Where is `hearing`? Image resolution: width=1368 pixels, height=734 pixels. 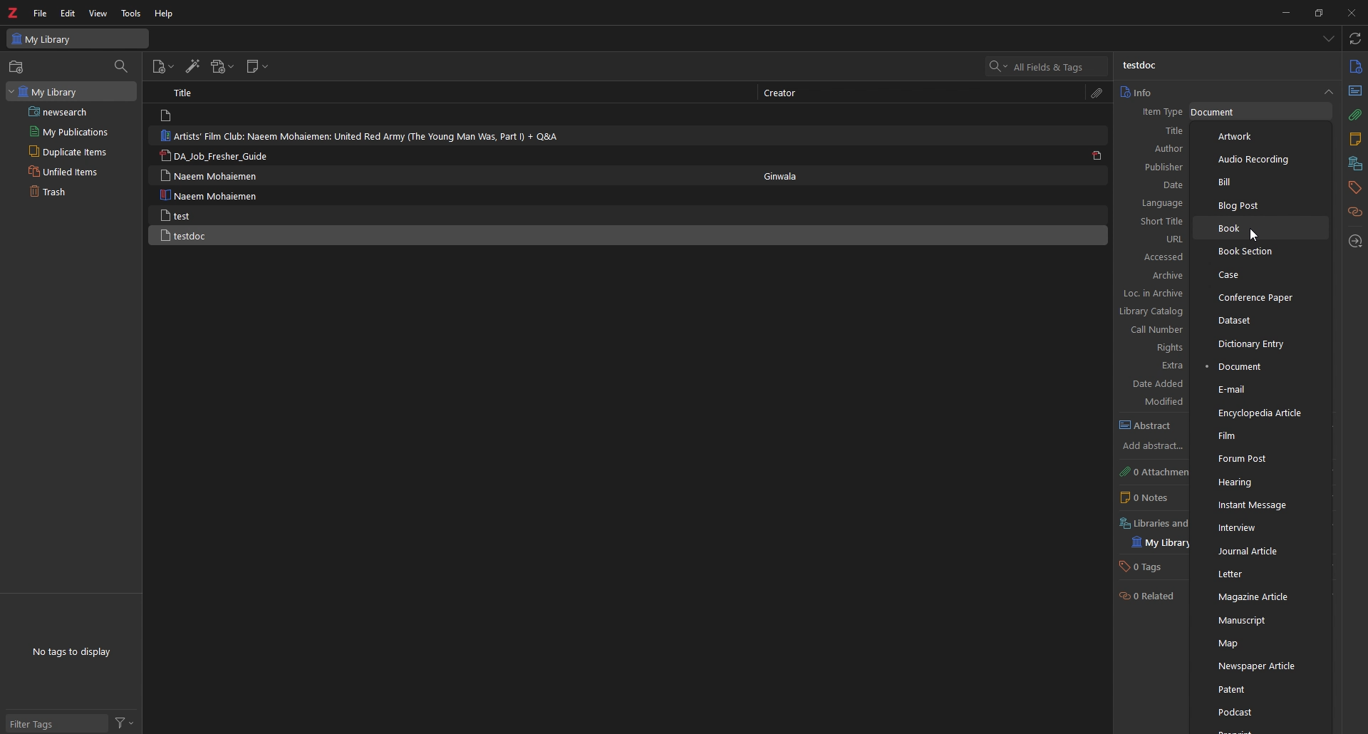 hearing is located at coordinates (1262, 482).